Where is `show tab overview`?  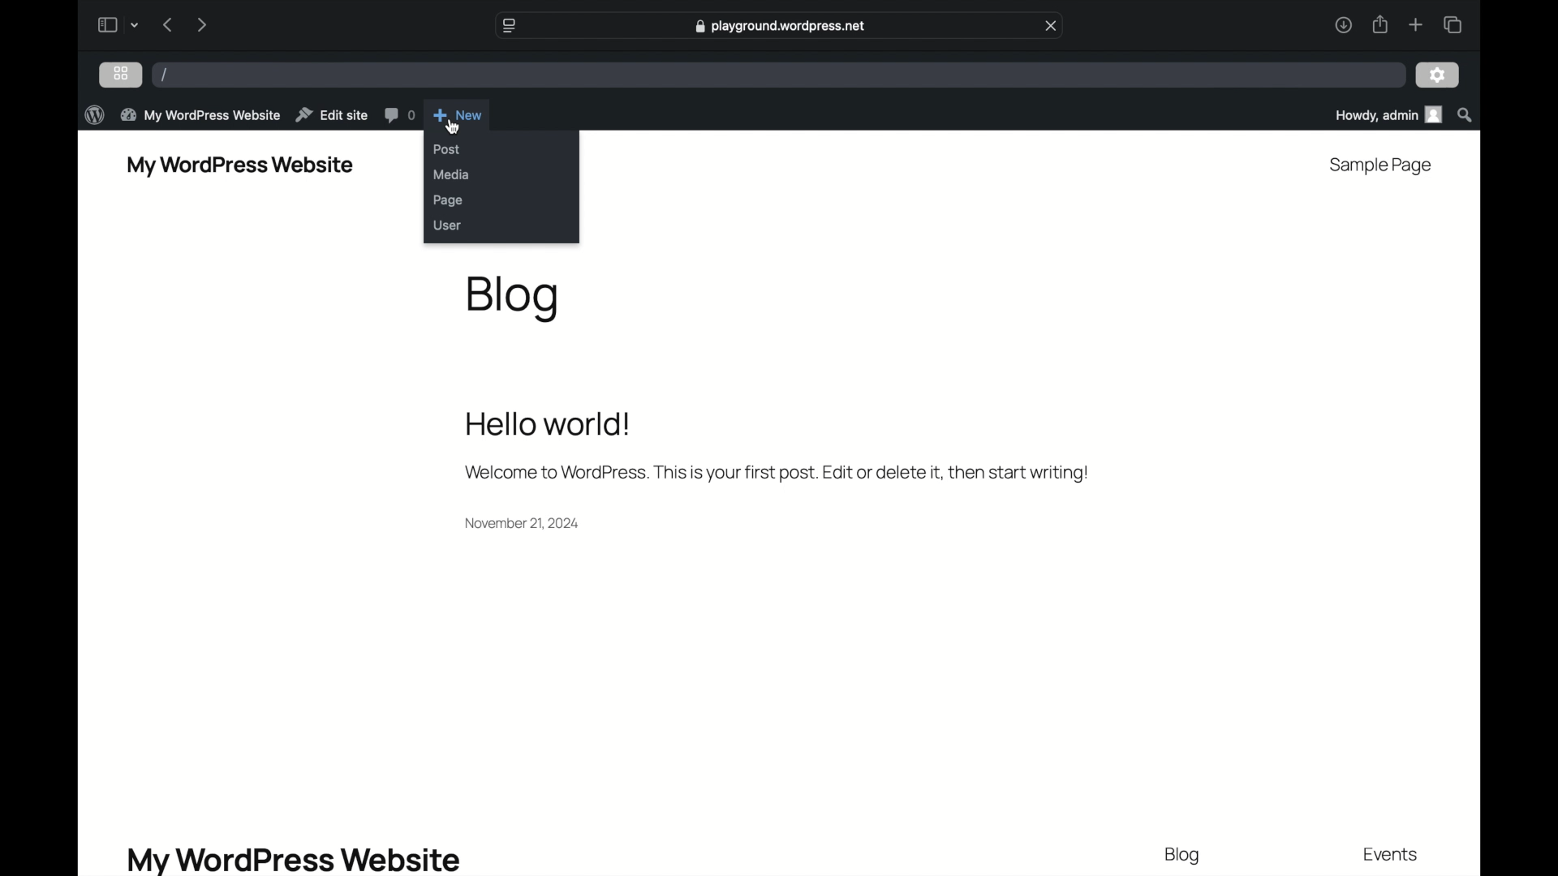 show tab overview is located at coordinates (1453, 24).